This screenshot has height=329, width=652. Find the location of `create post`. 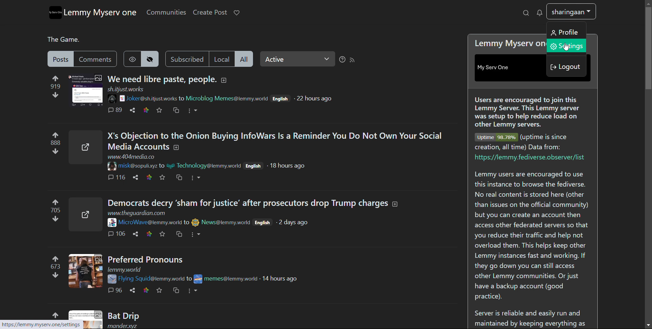

create post is located at coordinates (209, 13).